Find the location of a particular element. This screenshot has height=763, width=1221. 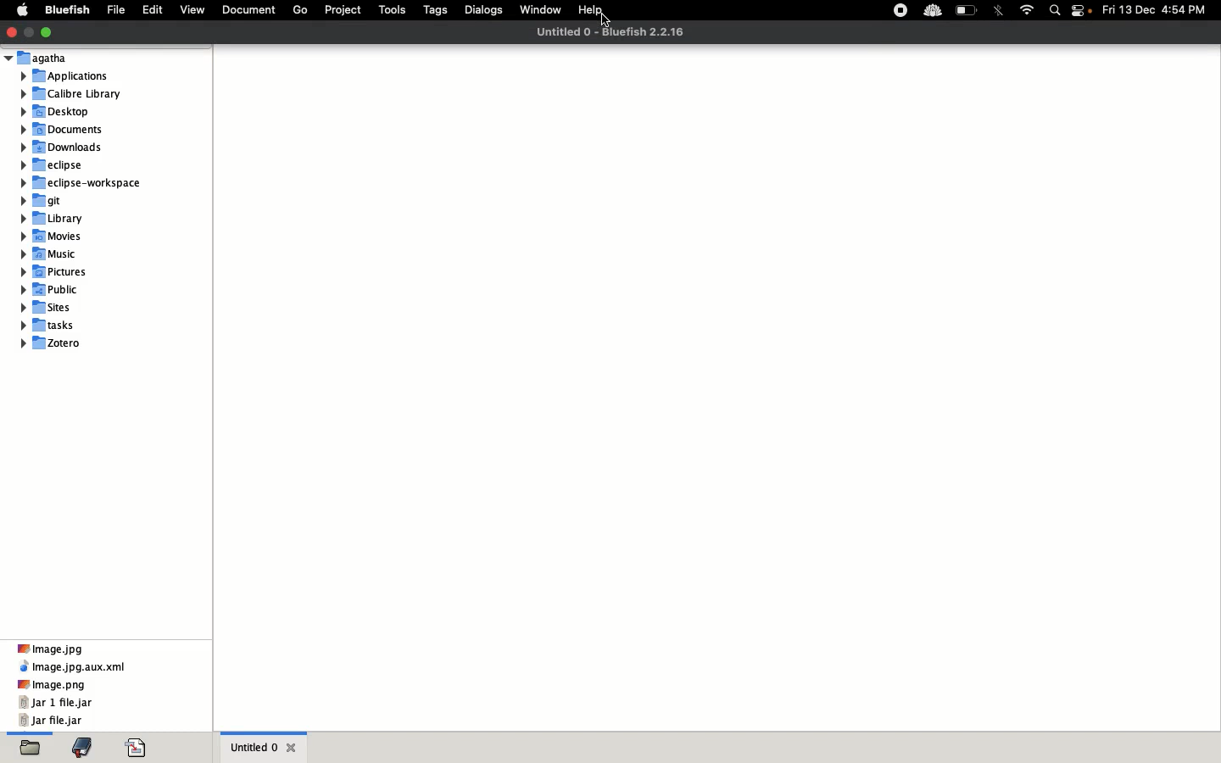

pictures is located at coordinates (61, 271).